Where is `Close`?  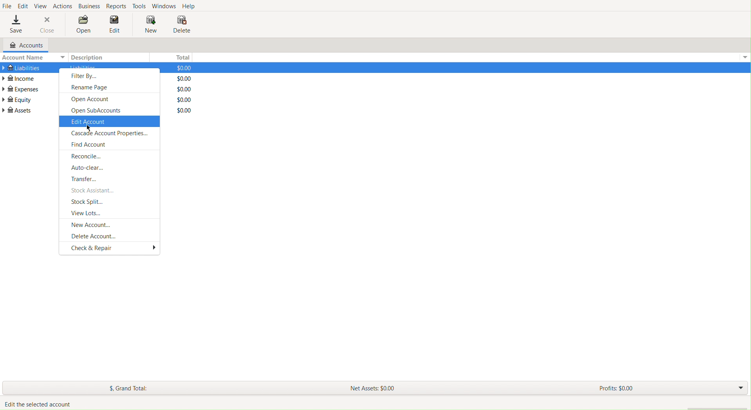 Close is located at coordinates (48, 24).